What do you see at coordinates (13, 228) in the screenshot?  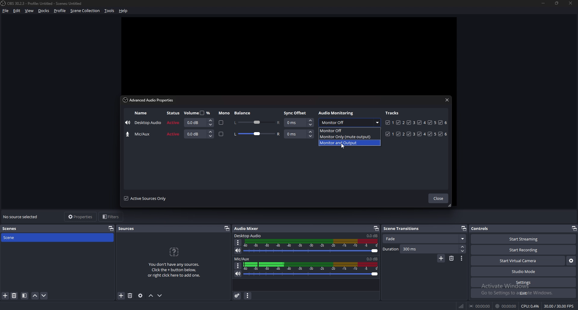 I see `scenes` at bounding box center [13, 228].